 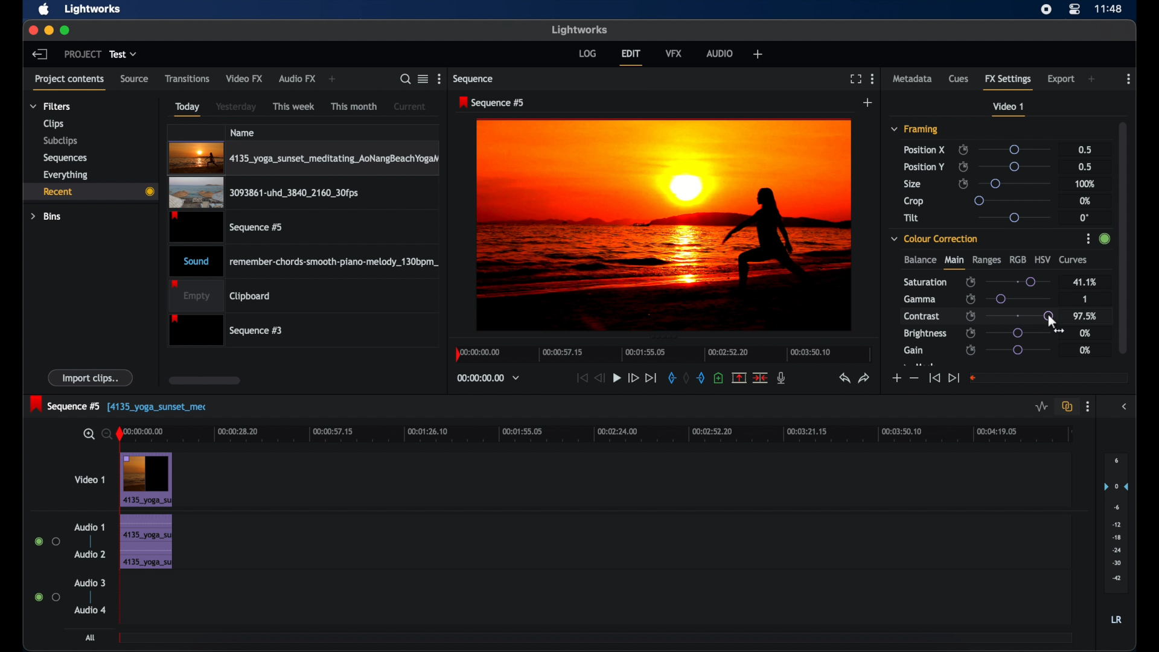 What do you see at coordinates (665, 226) in the screenshot?
I see `video preview` at bounding box center [665, 226].